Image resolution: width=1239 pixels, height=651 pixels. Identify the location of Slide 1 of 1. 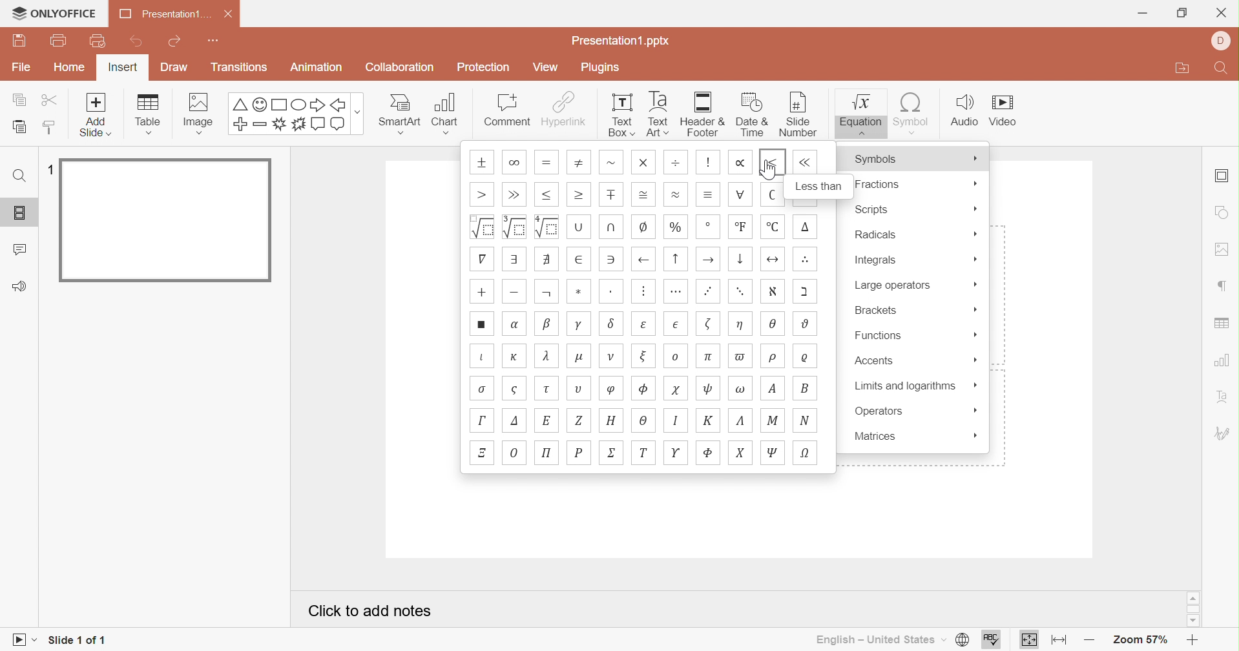
(79, 640).